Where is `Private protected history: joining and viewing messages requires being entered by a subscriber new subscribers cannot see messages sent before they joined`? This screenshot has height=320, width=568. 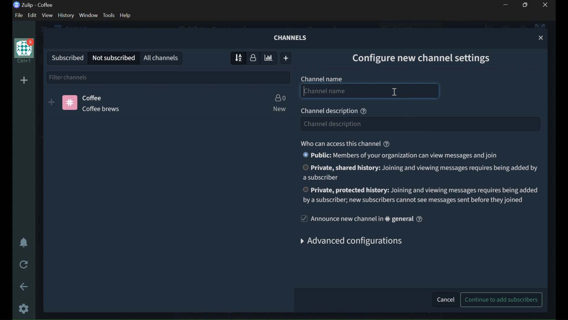
Private protected history: joining and viewing messages requires being entered by a subscriber new subscribers cannot see messages sent before they joined is located at coordinates (420, 194).